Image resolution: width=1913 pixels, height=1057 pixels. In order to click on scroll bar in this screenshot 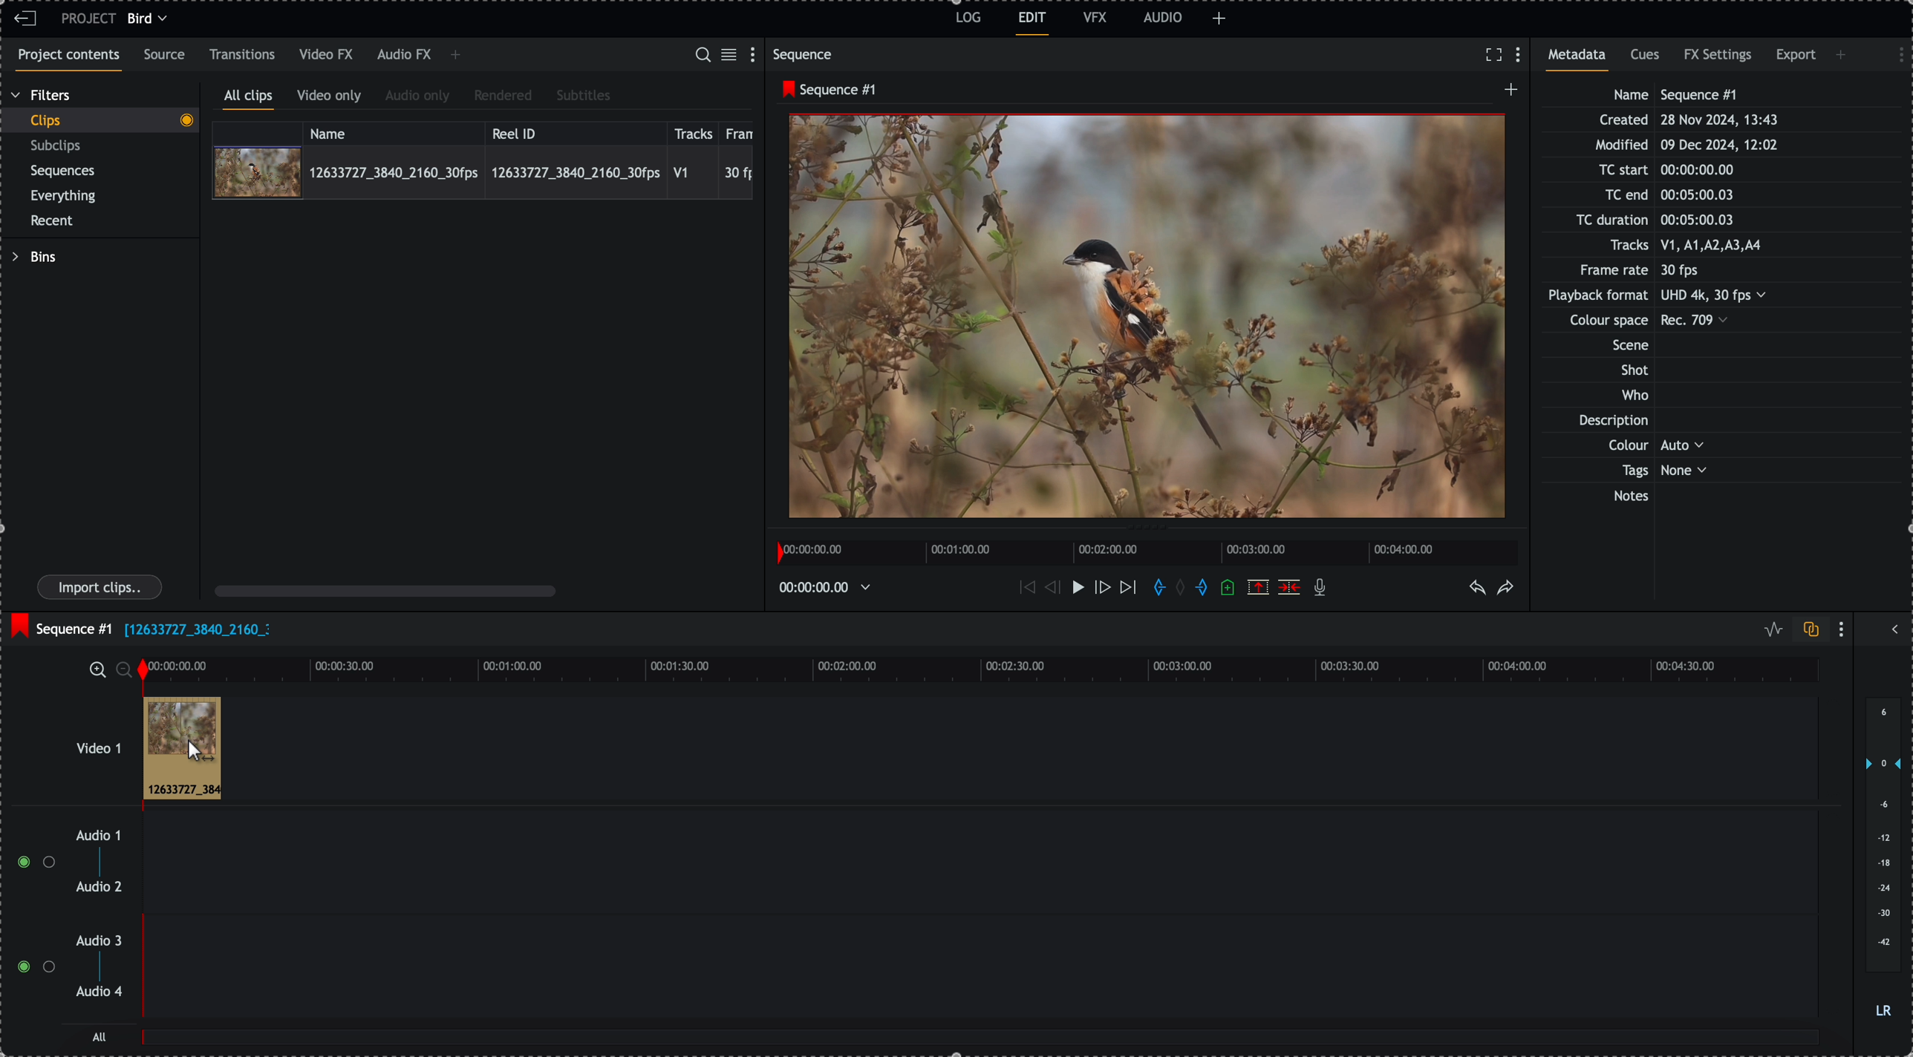, I will do `click(385, 590)`.